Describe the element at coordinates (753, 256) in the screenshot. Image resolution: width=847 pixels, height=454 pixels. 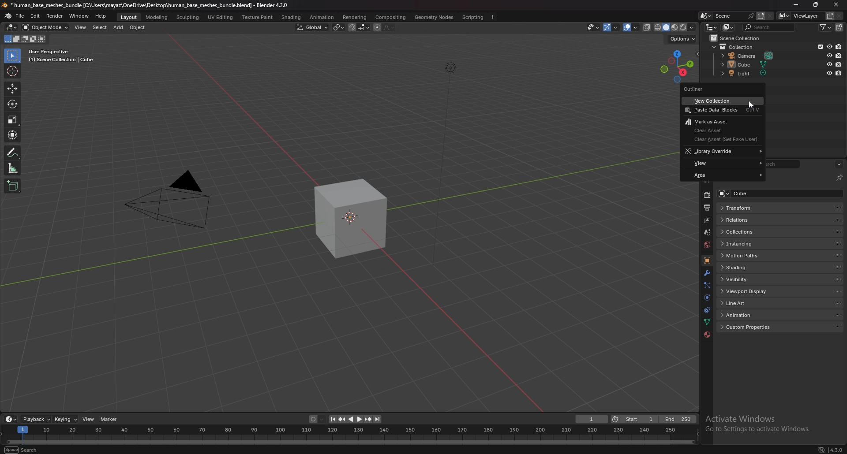
I see `motion paths` at that location.